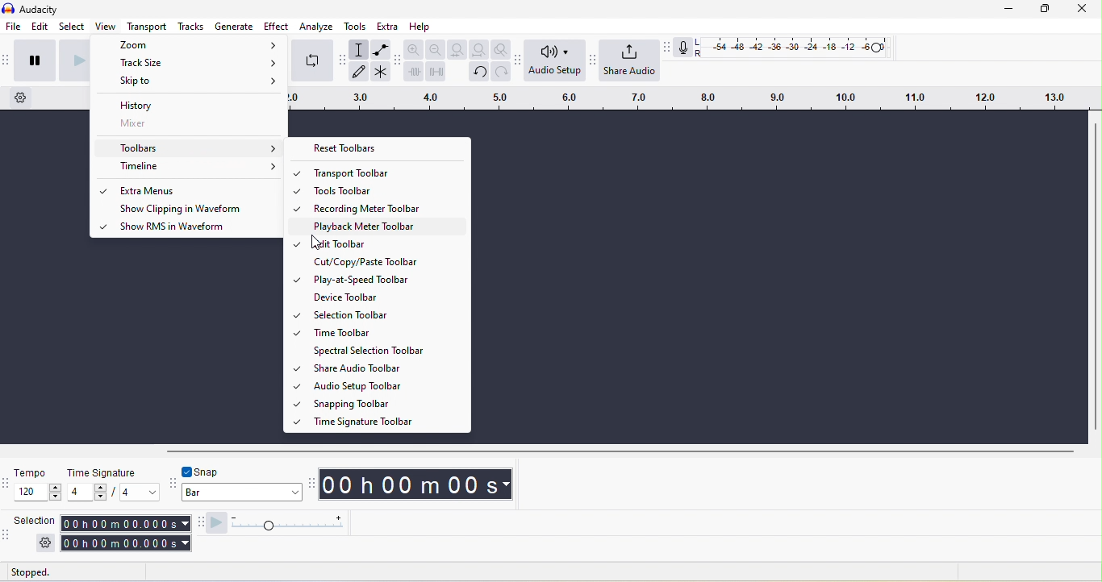 The width and height of the screenshot is (1102, 582). Describe the element at coordinates (6, 538) in the screenshot. I see `selection toolbar` at that location.